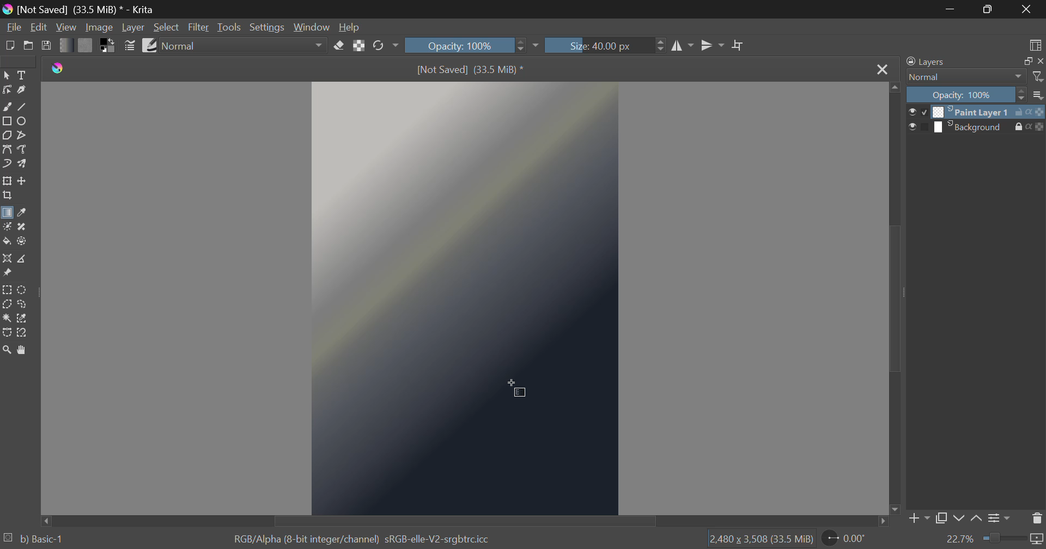 The image size is (1046, 549). Describe the element at coordinates (166, 27) in the screenshot. I see `Select` at that location.